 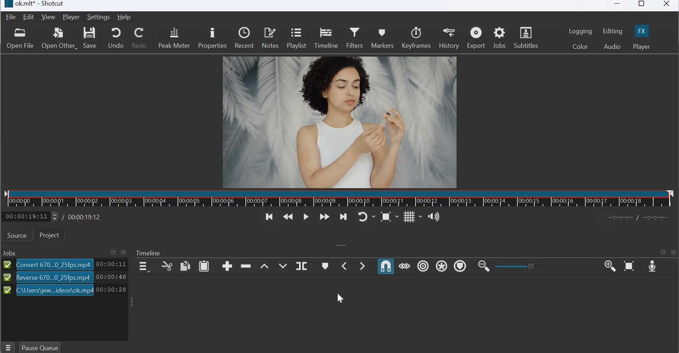 What do you see at coordinates (641, 47) in the screenshot?
I see `Player` at bounding box center [641, 47].